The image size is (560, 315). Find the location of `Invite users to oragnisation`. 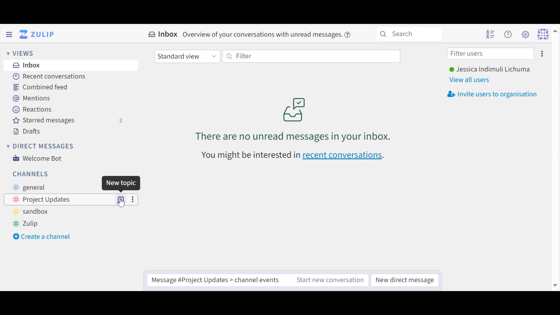

Invite users to oragnisation is located at coordinates (495, 94).